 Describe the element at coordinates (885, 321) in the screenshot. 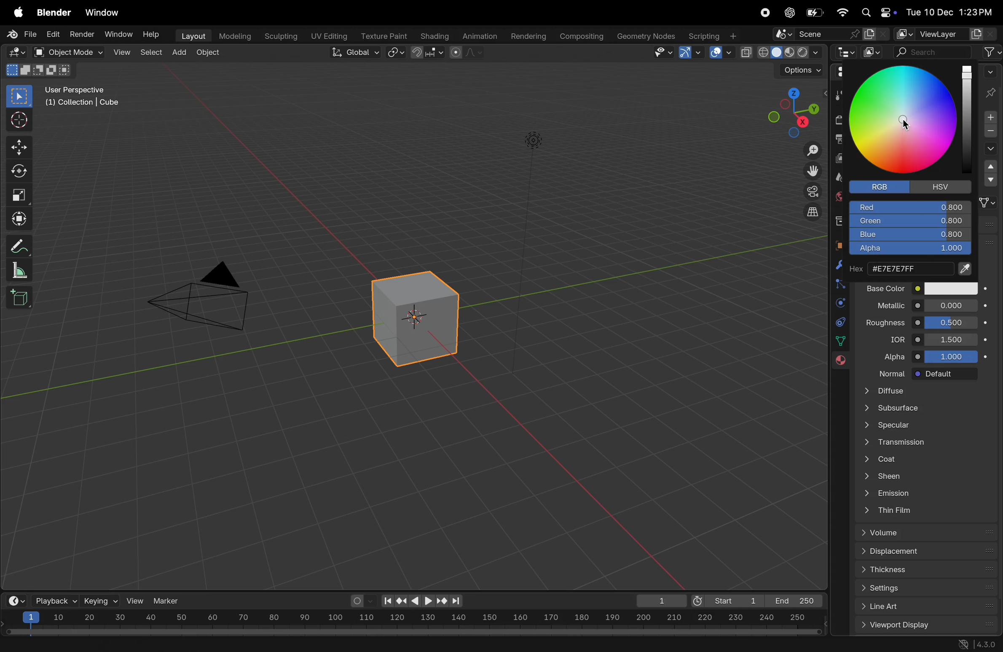

I see `roughness` at that location.